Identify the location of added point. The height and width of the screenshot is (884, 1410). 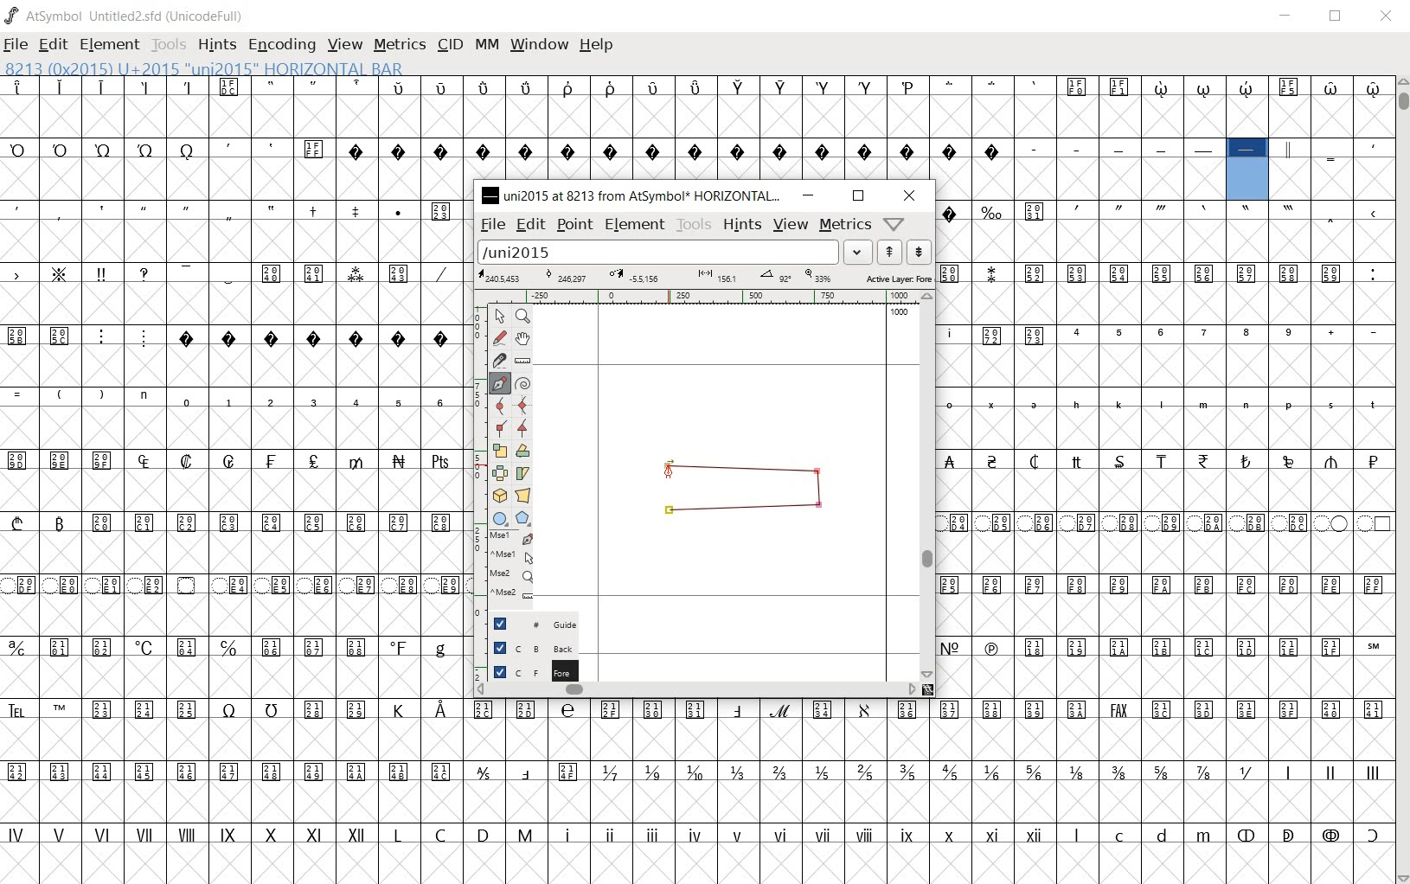
(669, 510).